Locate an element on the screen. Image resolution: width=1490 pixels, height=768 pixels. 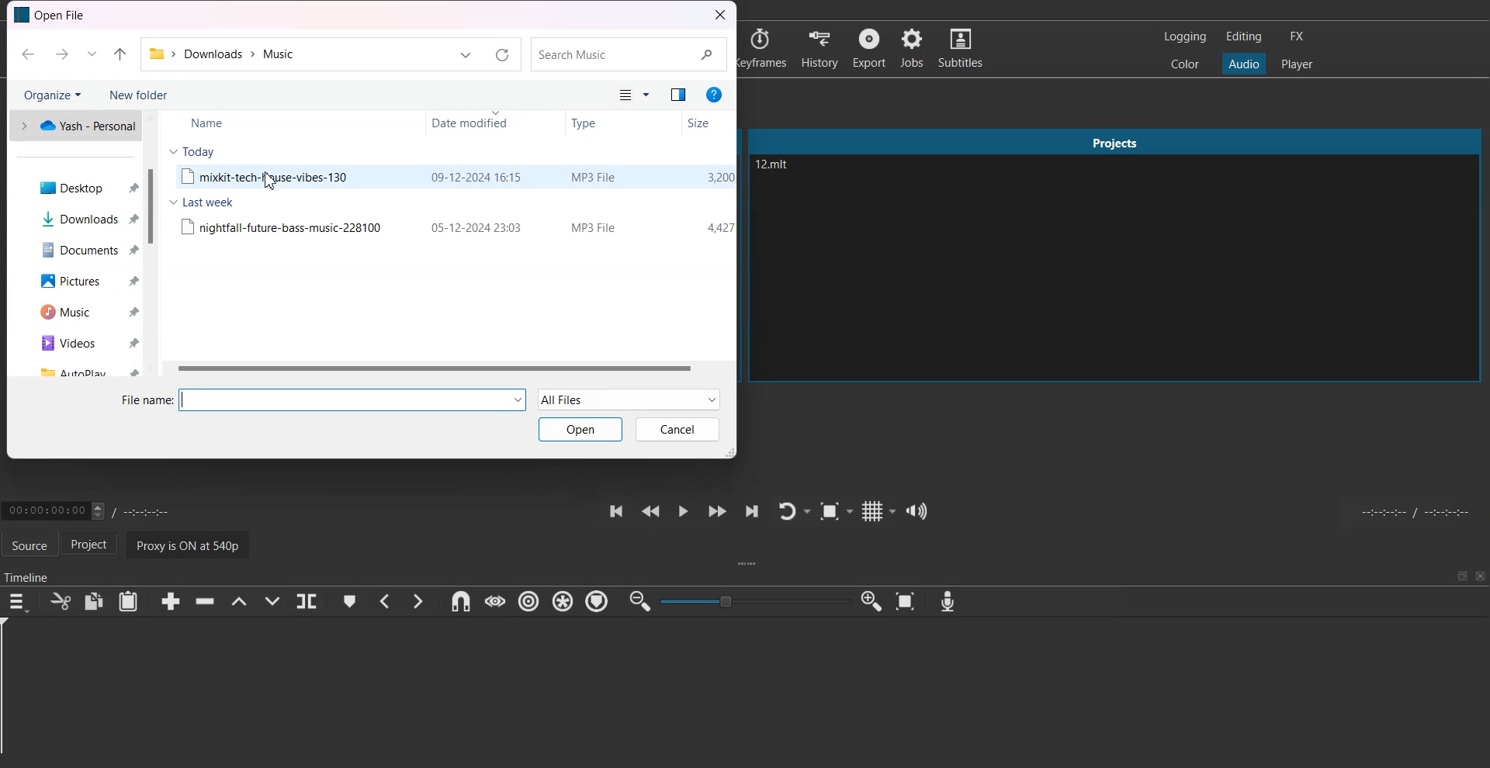
Play quickly forwards is located at coordinates (716, 511).